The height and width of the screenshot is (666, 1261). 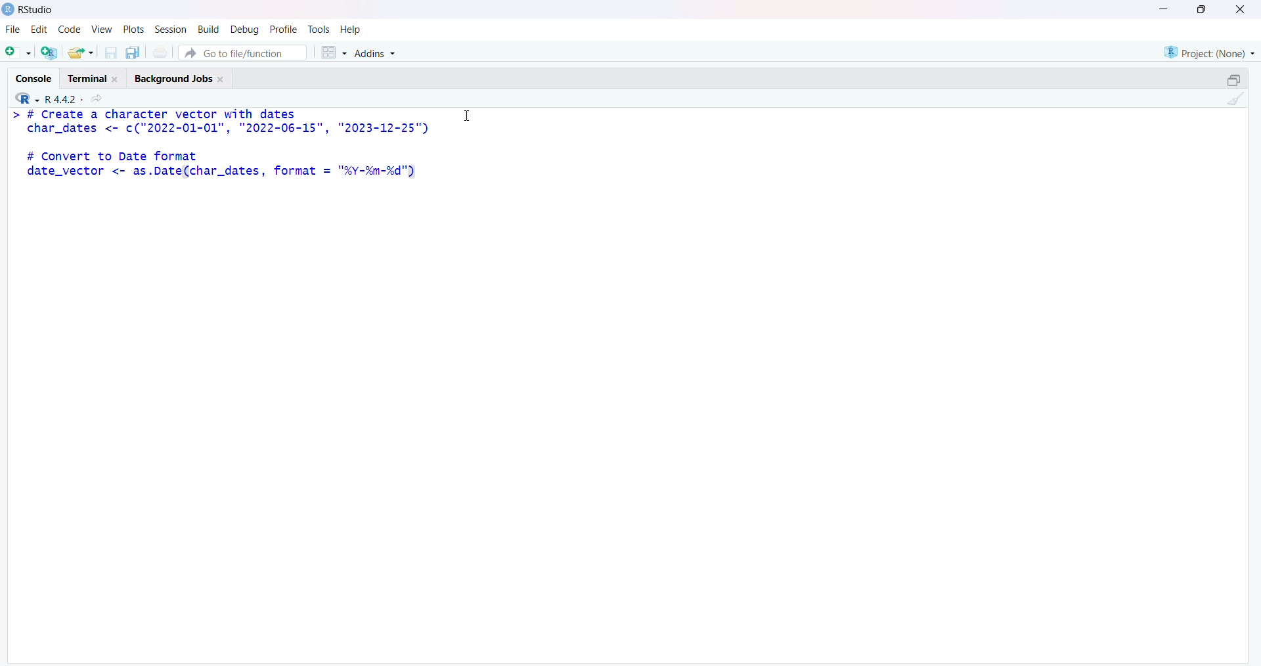 What do you see at coordinates (1238, 12) in the screenshot?
I see `Close` at bounding box center [1238, 12].